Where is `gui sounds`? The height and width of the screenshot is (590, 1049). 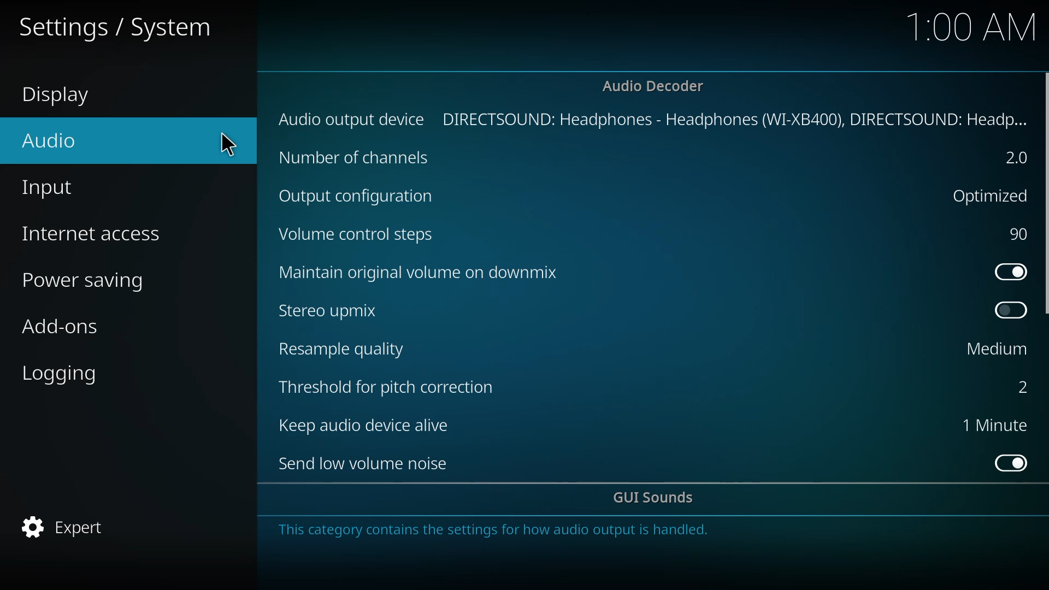 gui sounds is located at coordinates (656, 498).